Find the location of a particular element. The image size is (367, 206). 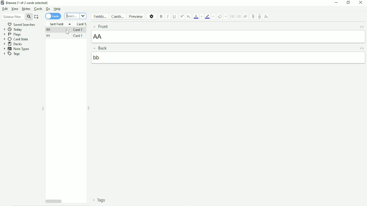

Minimize is located at coordinates (335, 3).